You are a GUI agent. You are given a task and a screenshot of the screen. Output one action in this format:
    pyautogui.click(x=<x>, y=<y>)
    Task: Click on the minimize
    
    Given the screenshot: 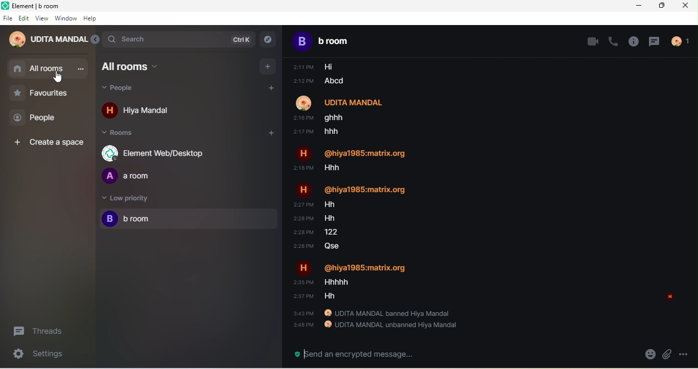 What is the action you would take?
    pyautogui.click(x=636, y=8)
    